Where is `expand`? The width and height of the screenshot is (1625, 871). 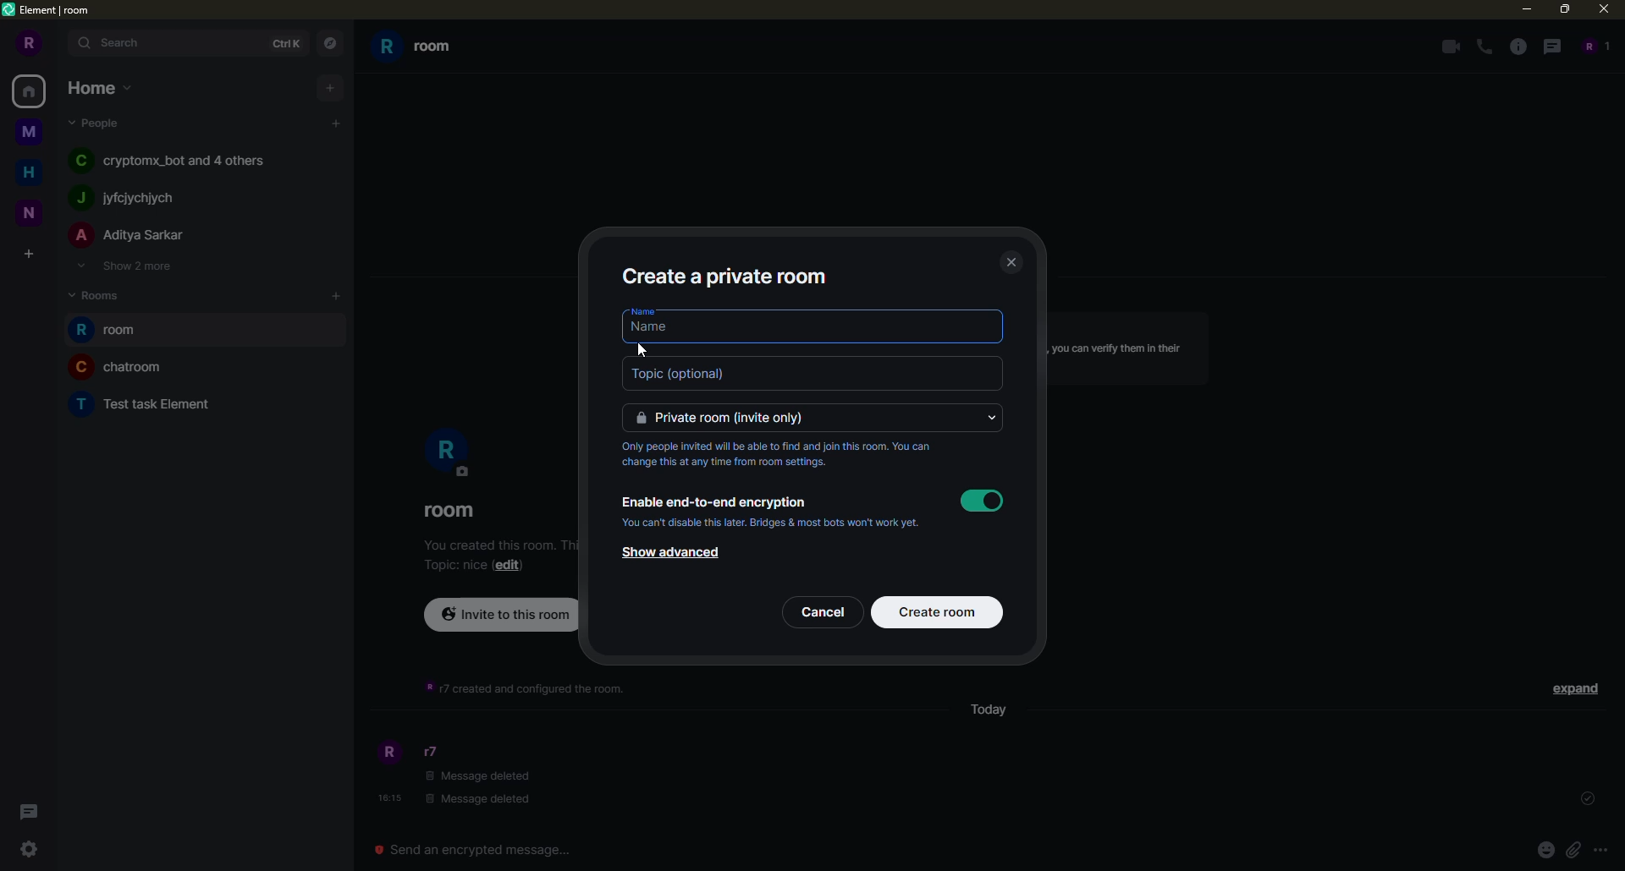
expand is located at coordinates (1573, 688).